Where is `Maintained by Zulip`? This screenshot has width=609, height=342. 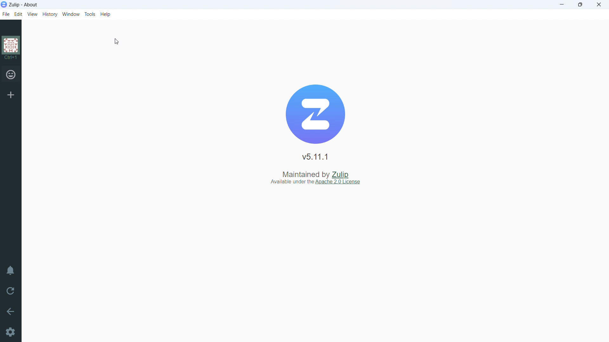 Maintained by Zulip is located at coordinates (314, 173).